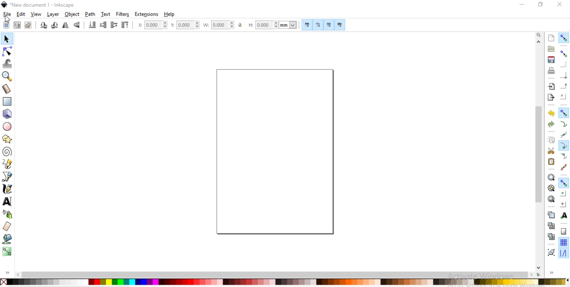 The image size is (570, 287). What do you see at coordinates (550, 225) in the screenshot?
I see `create a clone` at bounding box center [550, 225].